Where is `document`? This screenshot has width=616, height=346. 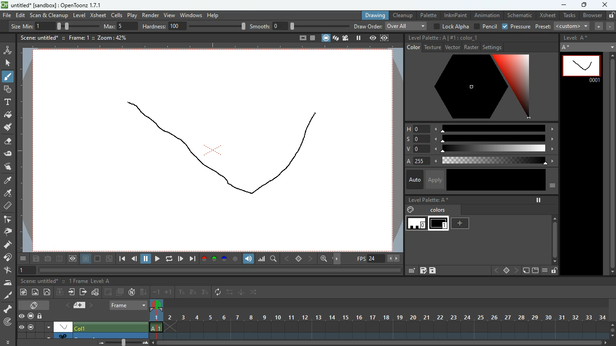 document is located at coordinates (534, 271).